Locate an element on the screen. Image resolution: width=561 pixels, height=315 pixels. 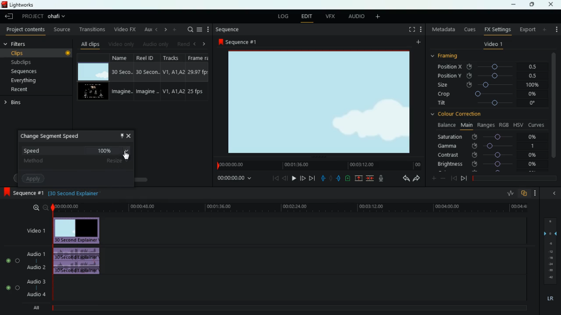
recent is located at coordinates (29, 90).